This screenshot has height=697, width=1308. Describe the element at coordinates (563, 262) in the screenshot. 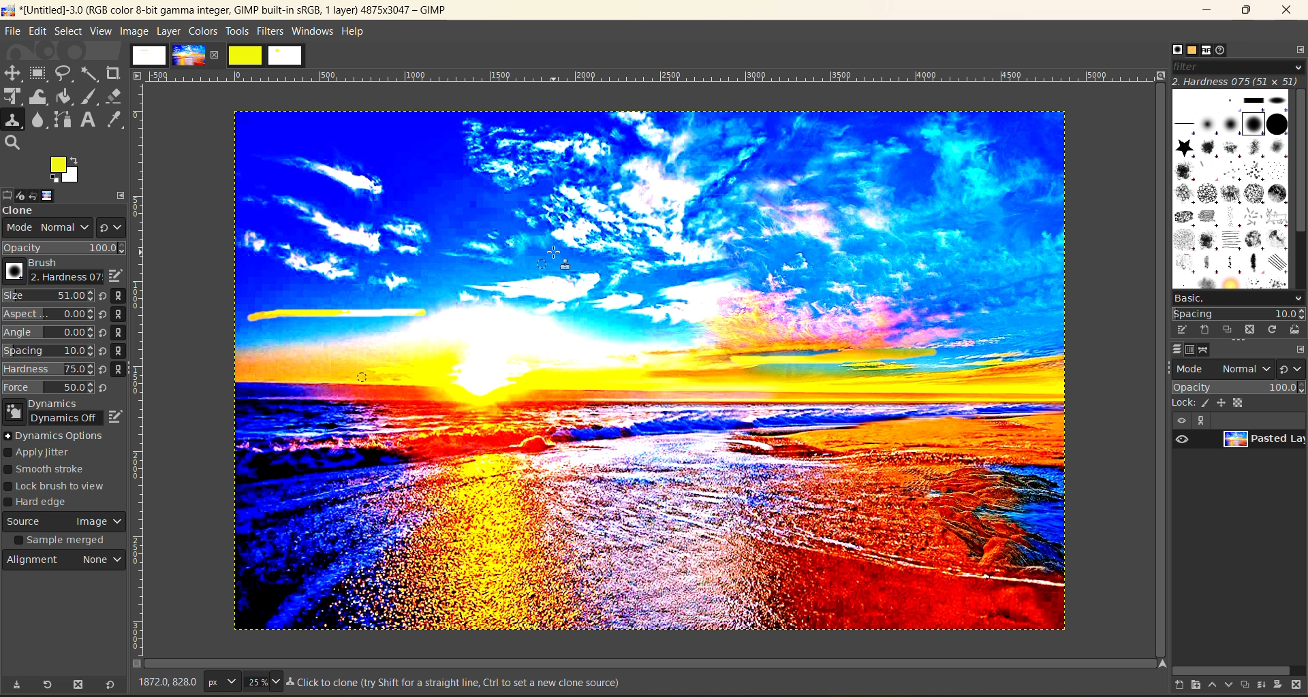

I see `cursor` at that location.